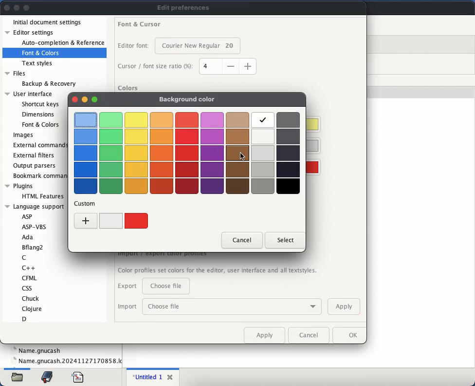 The image size is (475, 386). Describe the element at coordinates (48, 376) in the screenshot. I see `bookmark` at that location.